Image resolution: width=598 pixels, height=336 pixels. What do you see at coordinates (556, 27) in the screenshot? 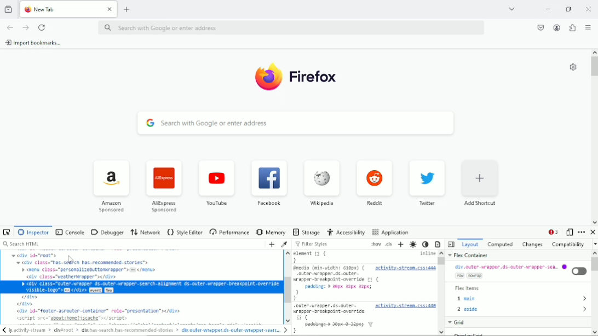
I see `Account` at bounding box center [556, 27].